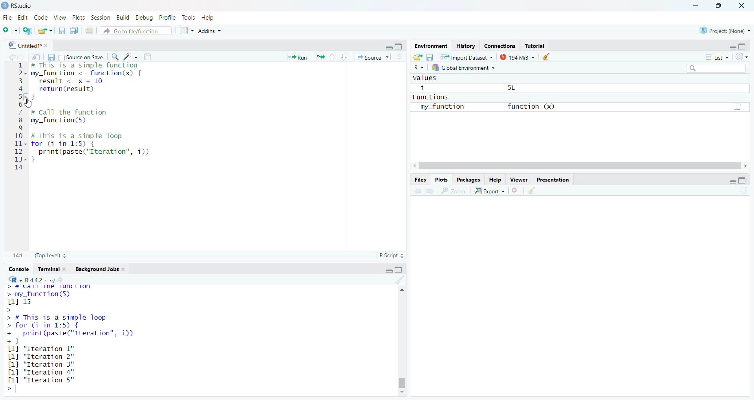 The height and width of the screenshot is (400, 754). Describe the element at coordinates (745, 58) in the screenshot. I see `refresh the list of objects in the environment` at that location.